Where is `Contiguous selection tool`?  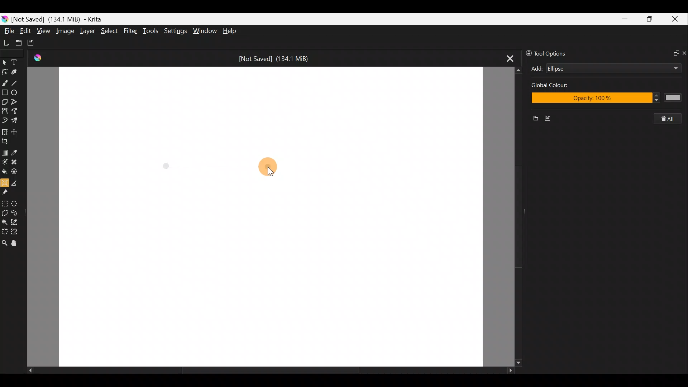 Contiguous selection tool is located at coordinates (5, 221).